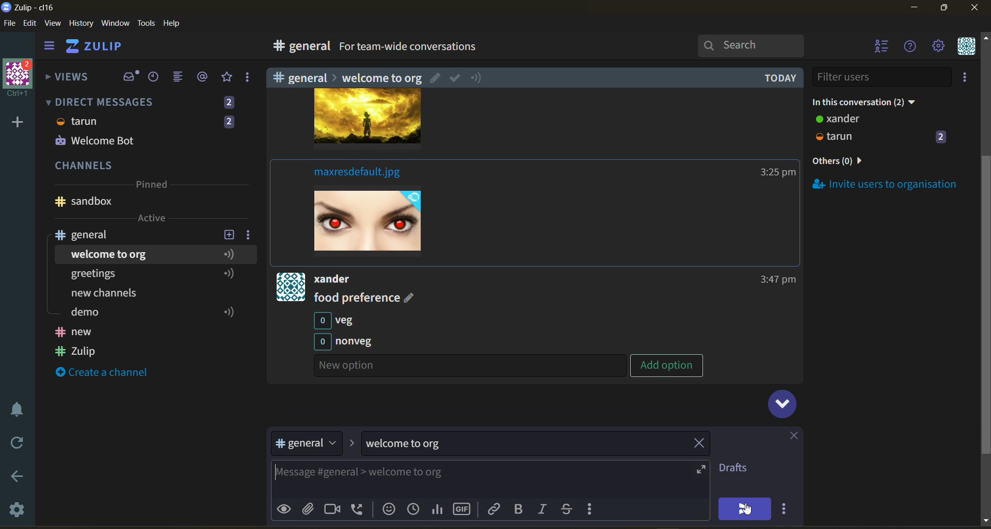  I want to click on active, so click(153, 218).